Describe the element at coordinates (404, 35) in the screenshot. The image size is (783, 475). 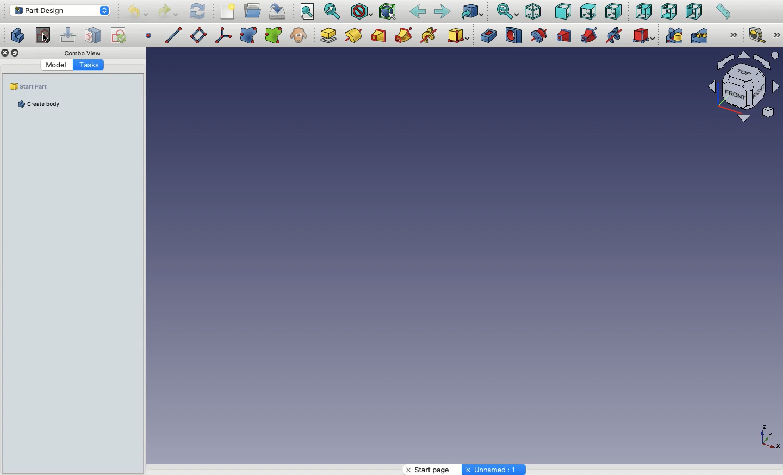
I see `Additive pipe` at that location.